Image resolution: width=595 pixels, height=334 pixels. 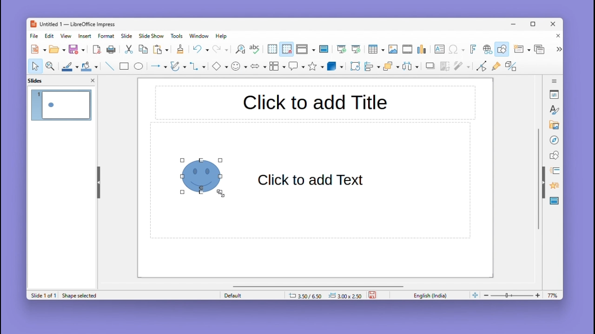 I want to click on save, so click(x=373, y=294).